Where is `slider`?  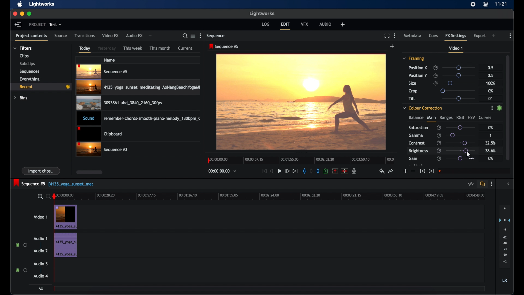 slider is located at coordinates (458, 68).